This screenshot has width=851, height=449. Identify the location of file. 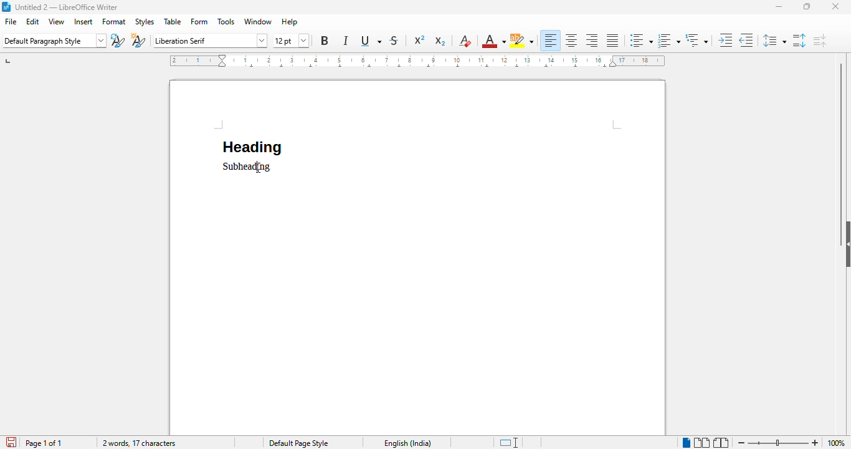
(11, 21).